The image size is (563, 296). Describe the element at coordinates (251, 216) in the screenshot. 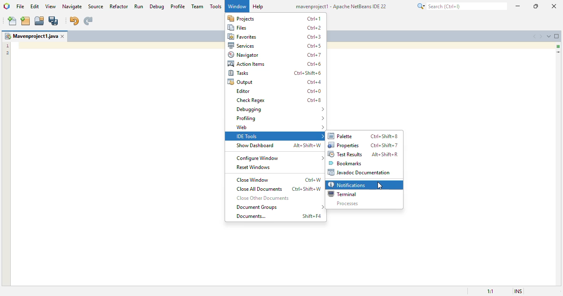

I see `documents` at that location.